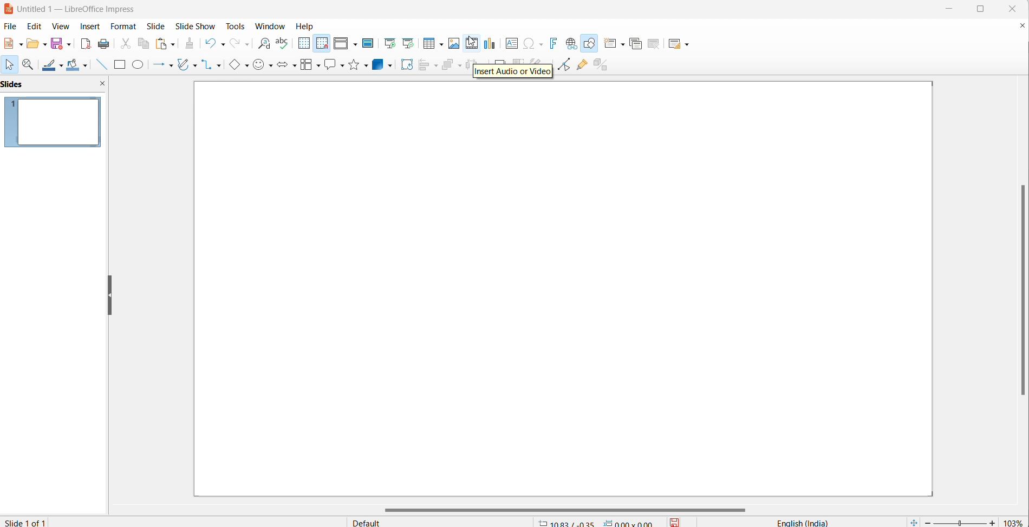 This screenshot has width=1029, height=527. What do you see at coordinates (674, 521) in the screenshot?
I see `save` at bounding box center [674, 521].